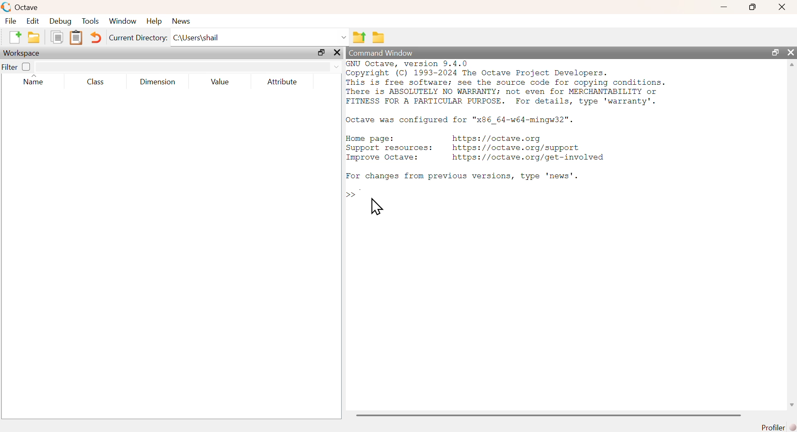  What do you see at coordinates (322, 52) in the screenshot?
I see `maximize` at bounding box center [322, 52].